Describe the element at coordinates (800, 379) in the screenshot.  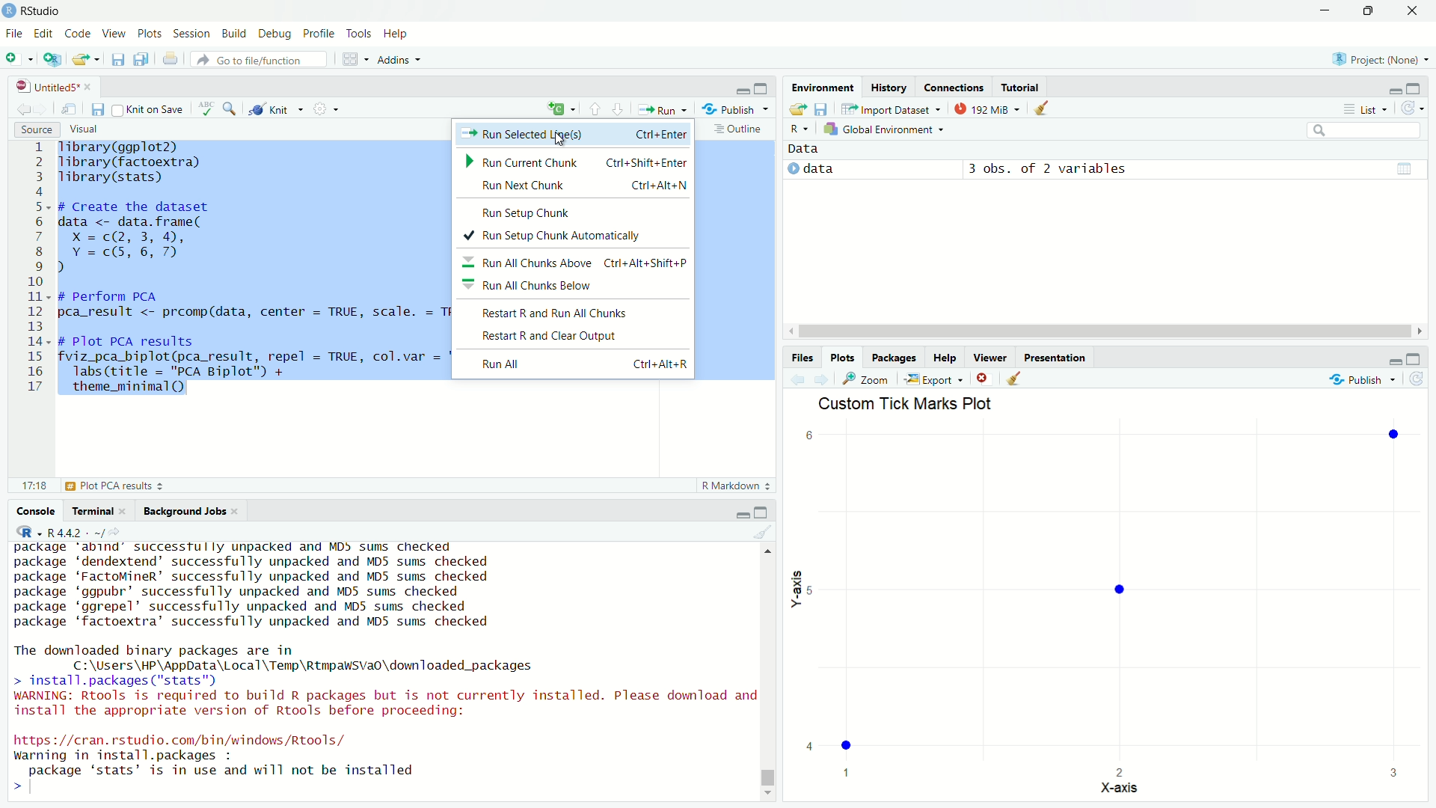
I see `go back` at that location.